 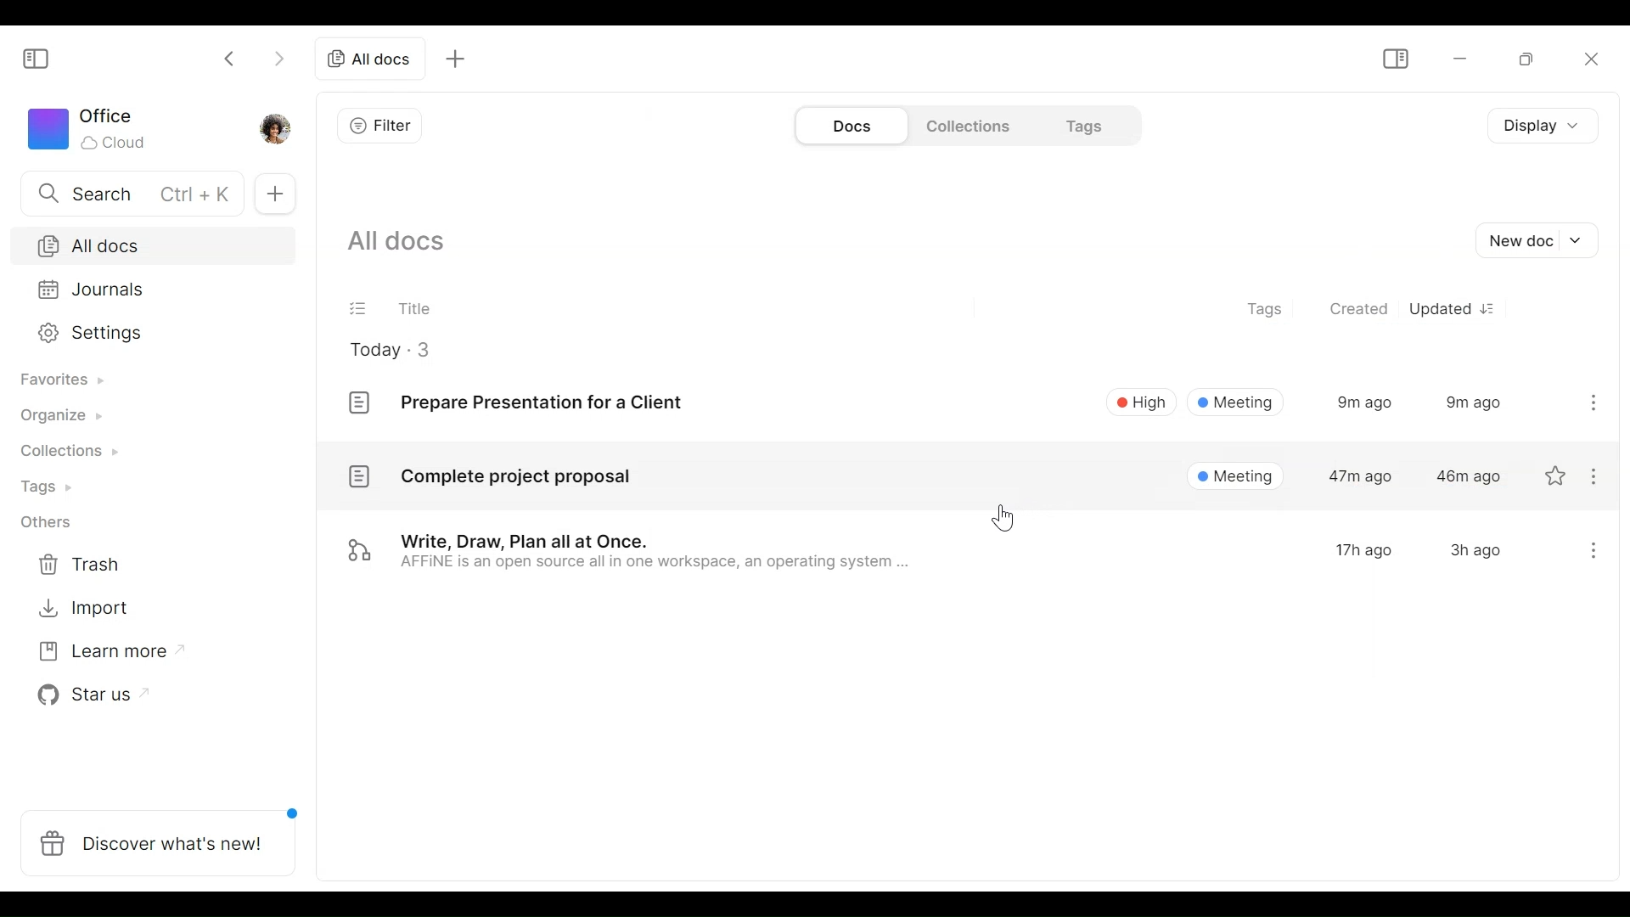 I want to click on Today - 3, so click(x=391, y=352).